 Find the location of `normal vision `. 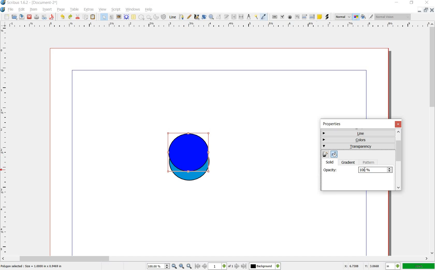

normal vision  is located at coordinates (393, 17).